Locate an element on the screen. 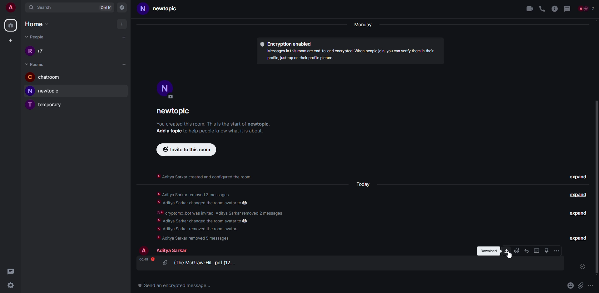  room is located at coordinates (161, 8).